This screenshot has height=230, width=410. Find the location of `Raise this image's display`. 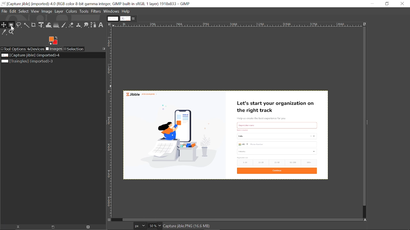

Raise this image's display is located at coordinates (19, 227).